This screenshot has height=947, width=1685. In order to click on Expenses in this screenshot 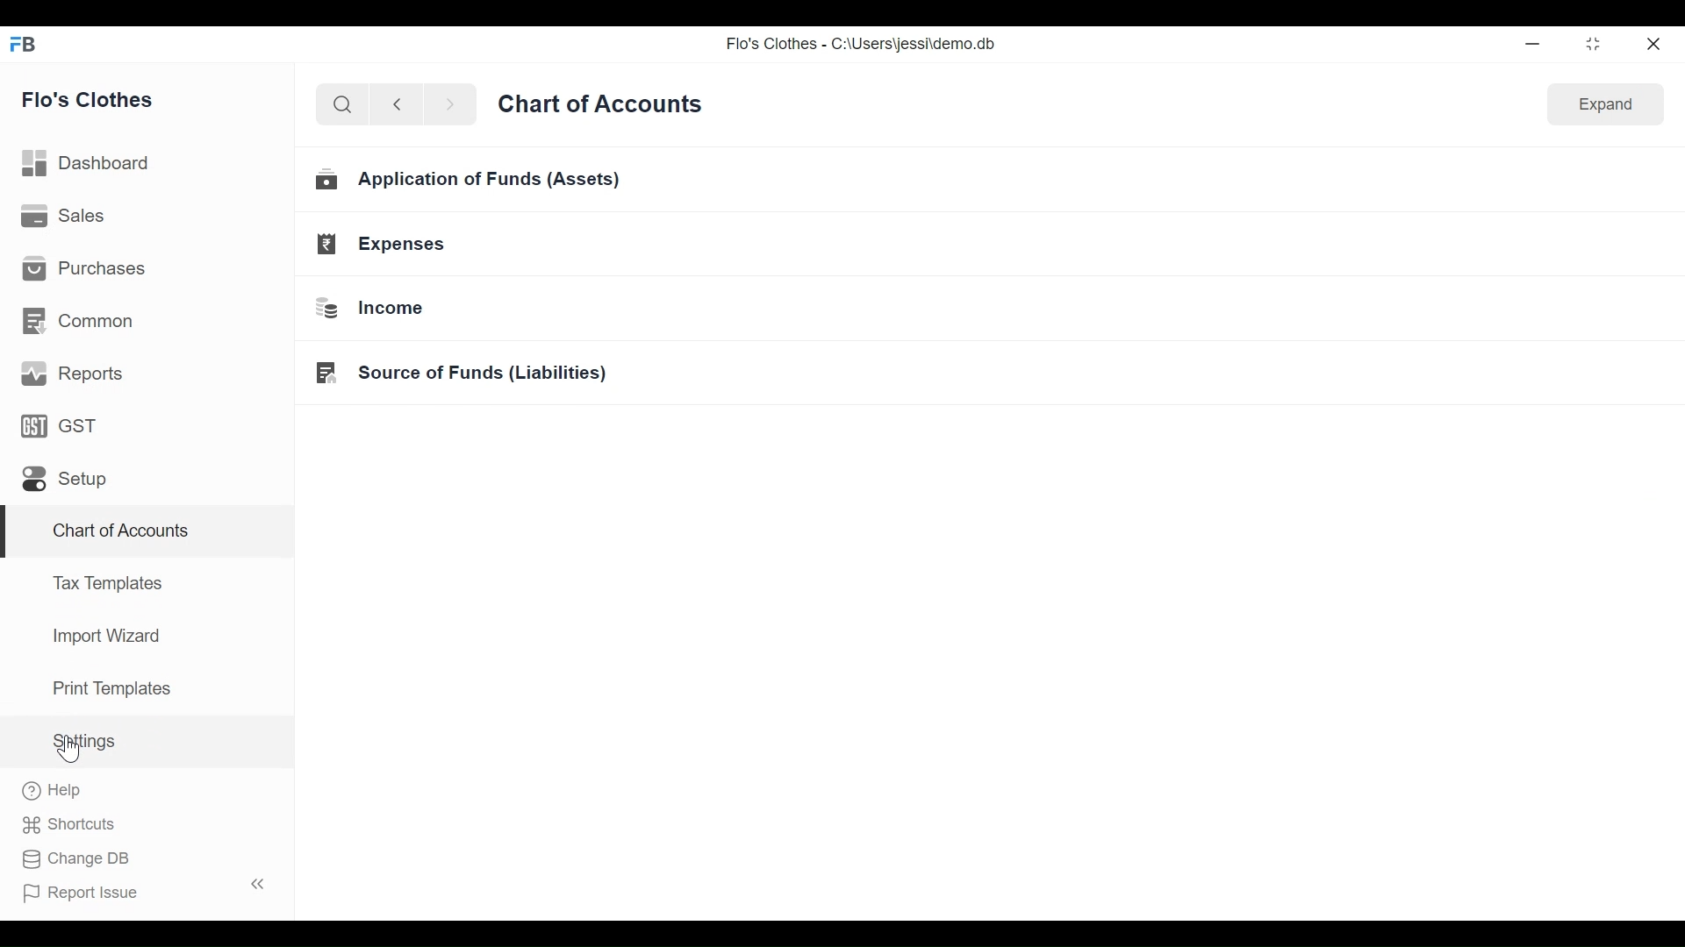, I will do `click(383, 245)`.